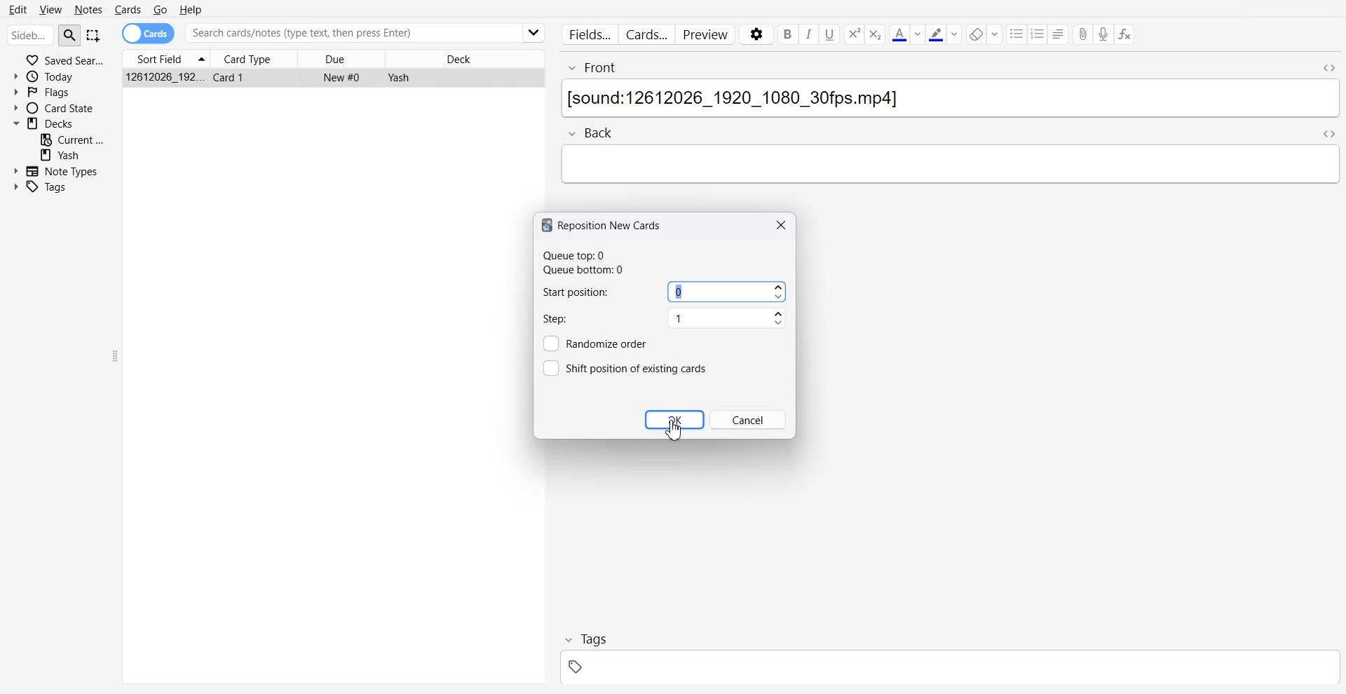 This screenshot has height=694, width=1346. Describe the element at coordinates (552, 343) in the screenshot. I see `` at that location.